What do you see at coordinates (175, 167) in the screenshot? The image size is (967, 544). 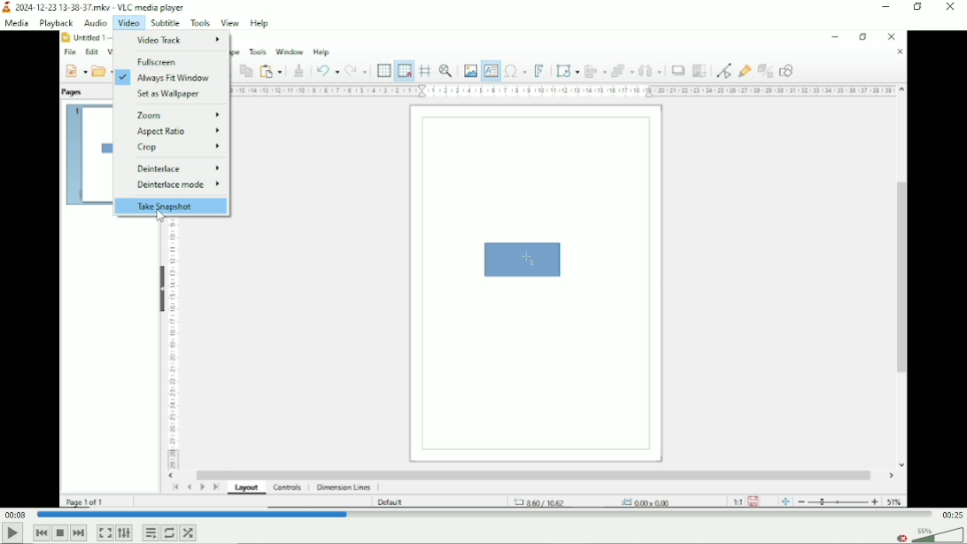 I see `Deinterlace` at bounding box center [175, 167].